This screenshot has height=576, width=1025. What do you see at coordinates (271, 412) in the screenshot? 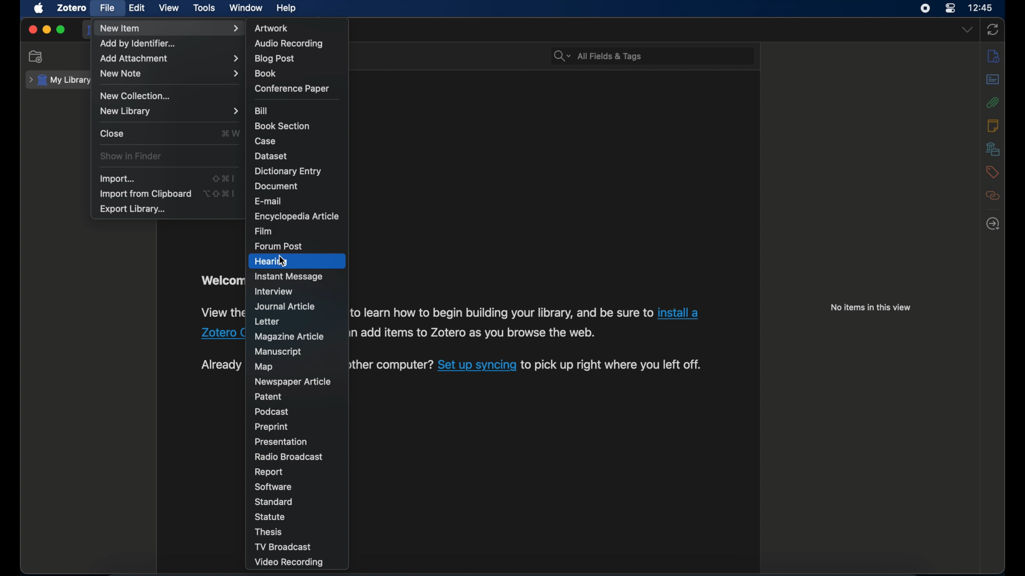
I see `podcast` at bounding box center [271, 412].